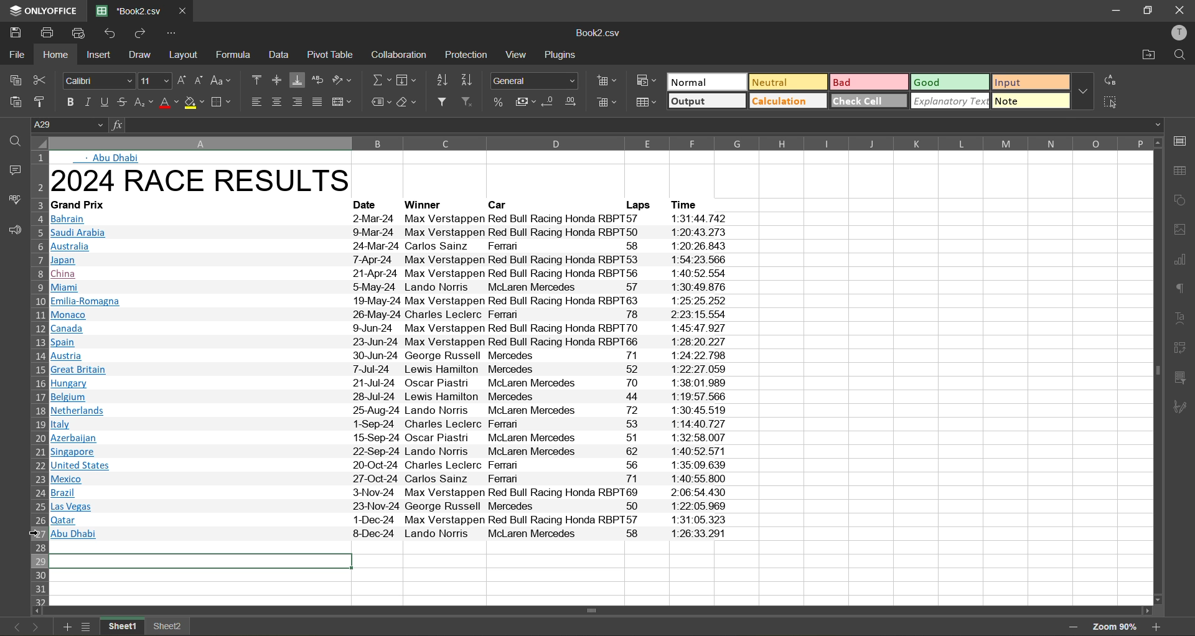  Describe the element at coordinates (1112, 101) in the screenshot. I see `select all` at that location.